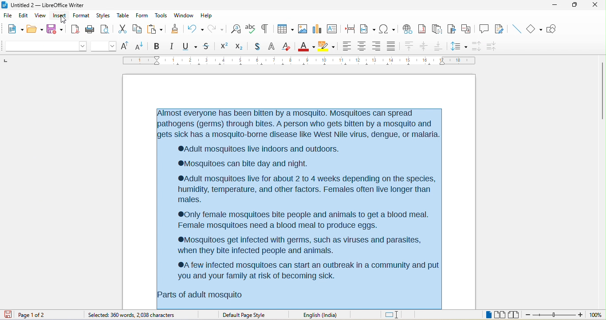 This screenshot has height=320, width=606. I want to click on undo, so click(193, 29).